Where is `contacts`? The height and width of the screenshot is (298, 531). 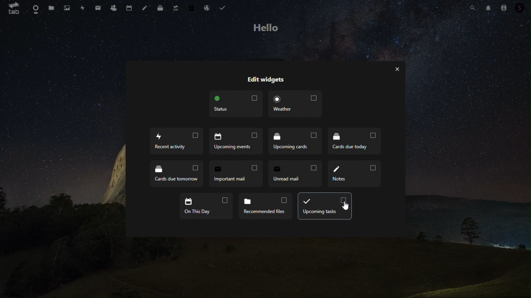
contacts is located at coordinates (112, 8).